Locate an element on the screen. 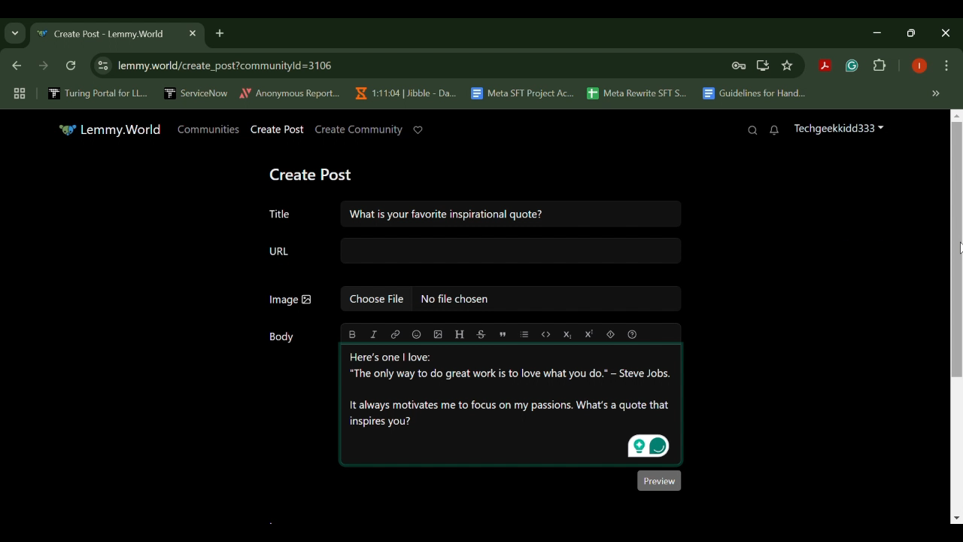 This screenshot has height=542, width=963. Meta Rewrite SFT S... is located at coordinates (637, 94).